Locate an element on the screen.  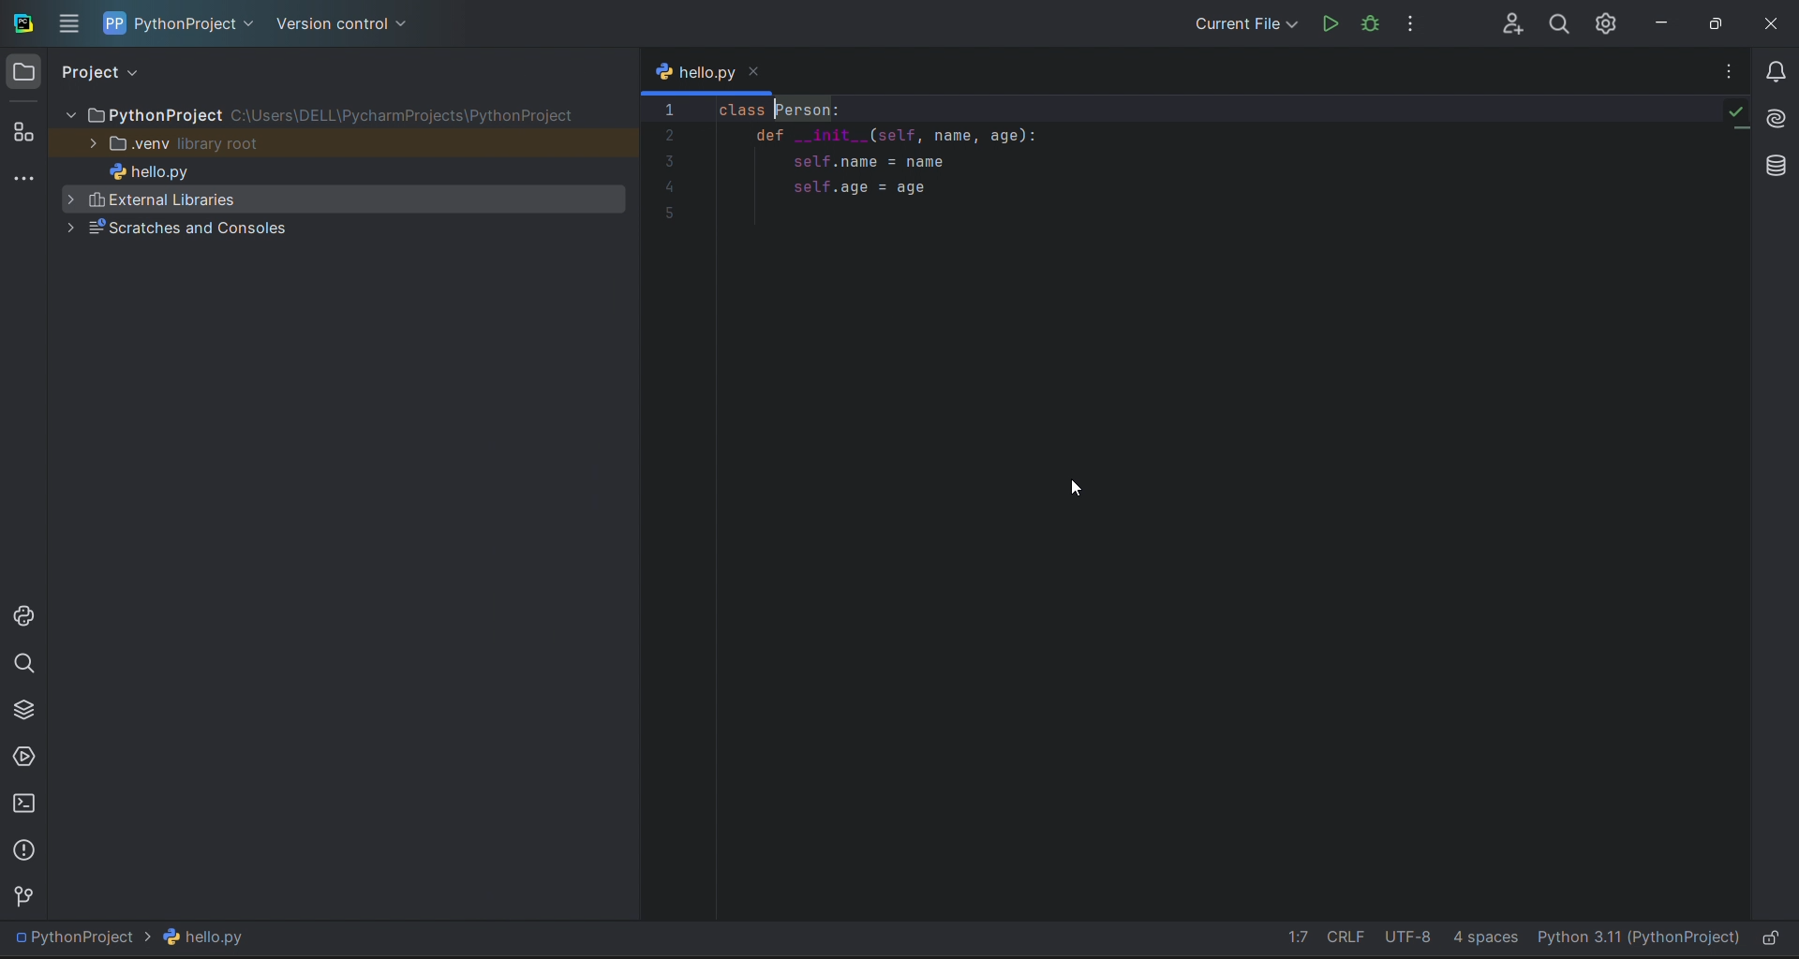
structur is located at coordinates (24, 131).